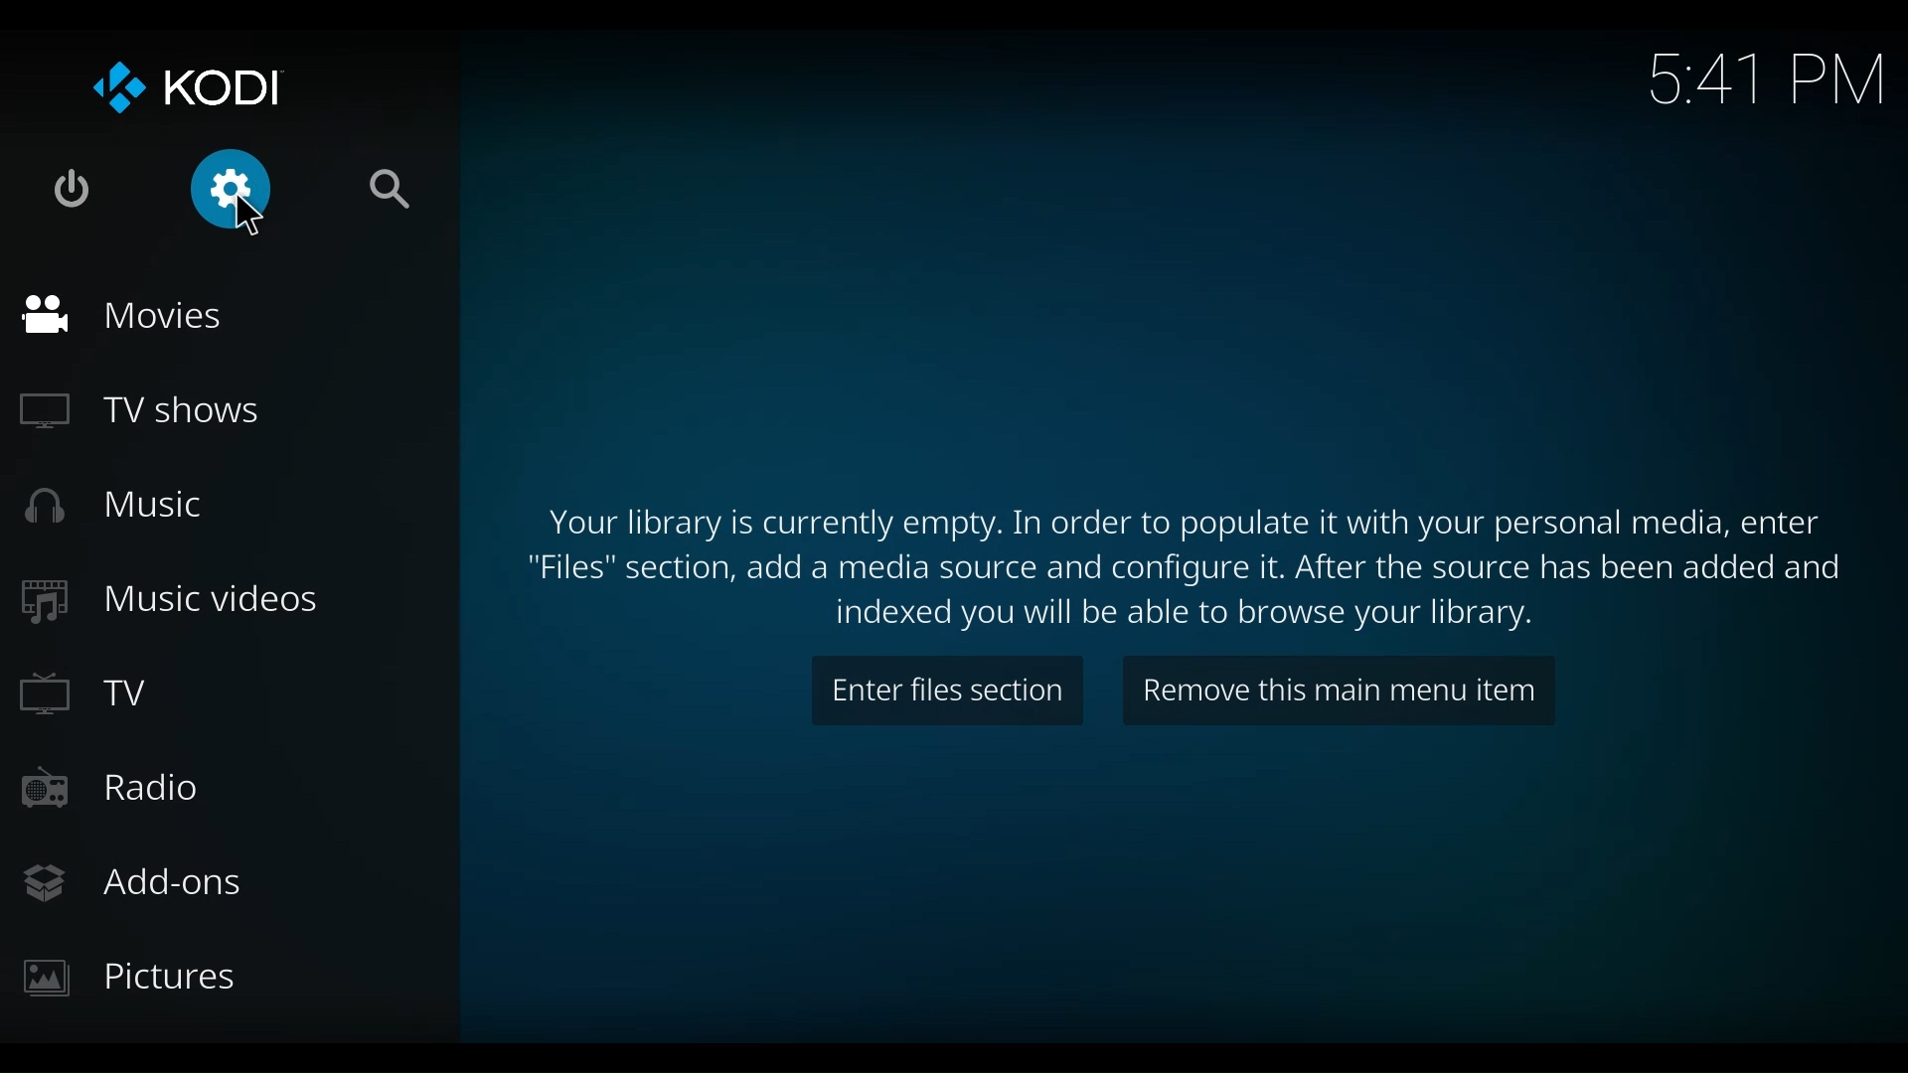  I want to click on Remove this main memu item, so click(1340, 693).